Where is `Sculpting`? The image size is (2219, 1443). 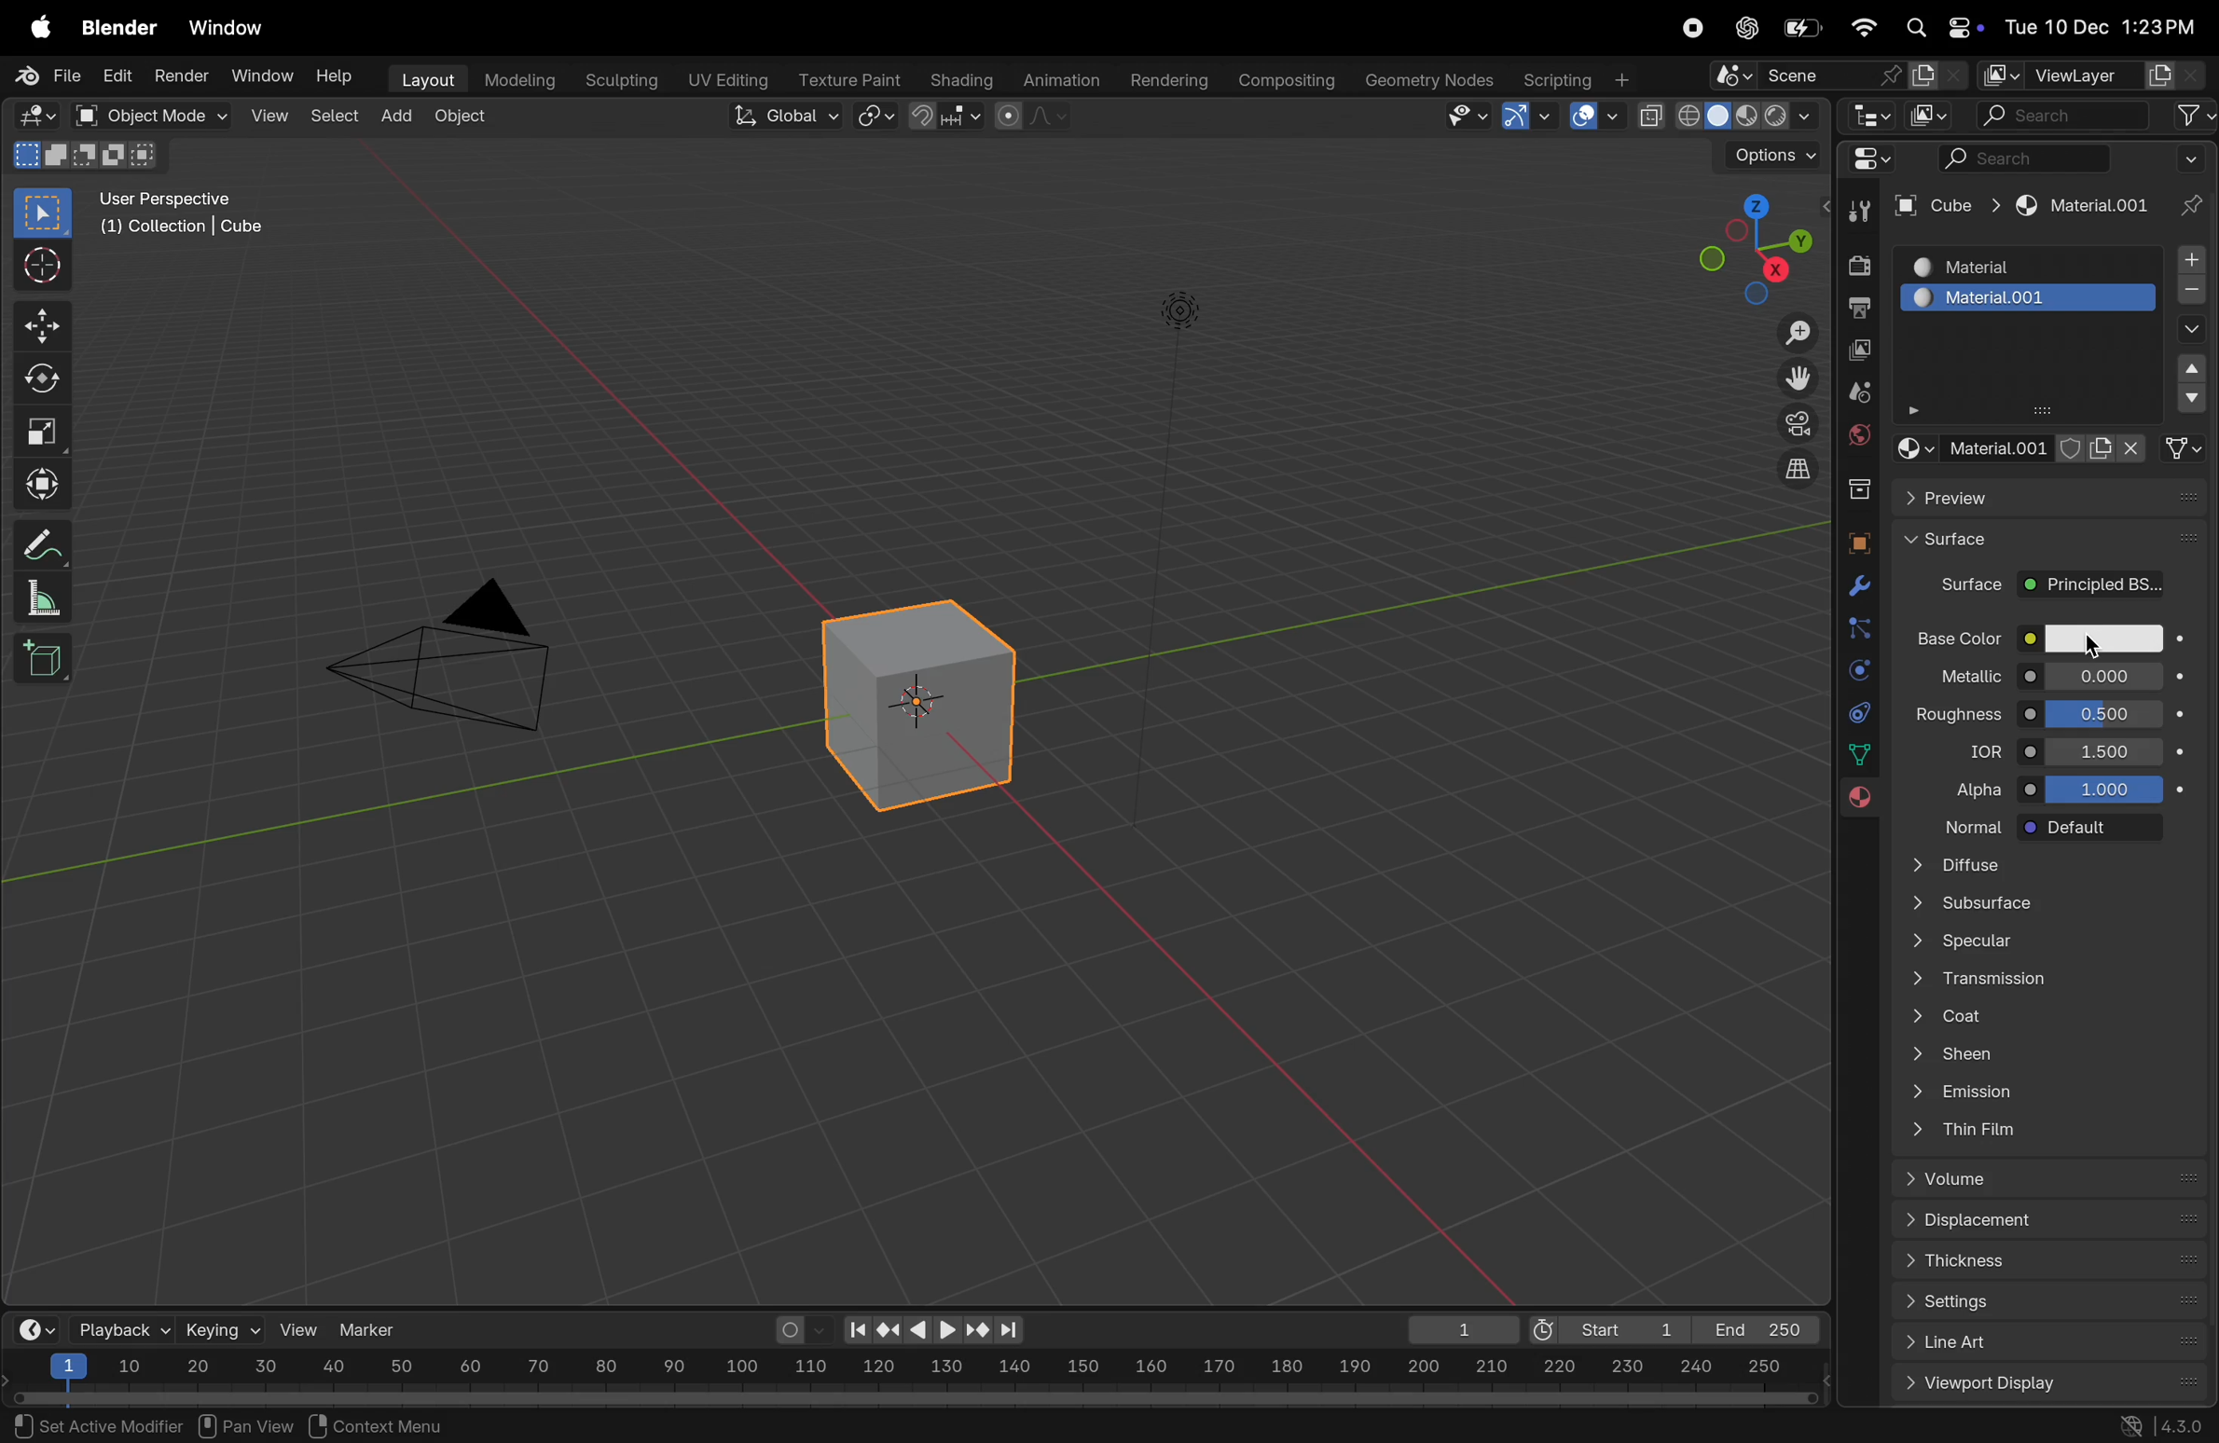 Sculpting is located at coordinates (613, 76).